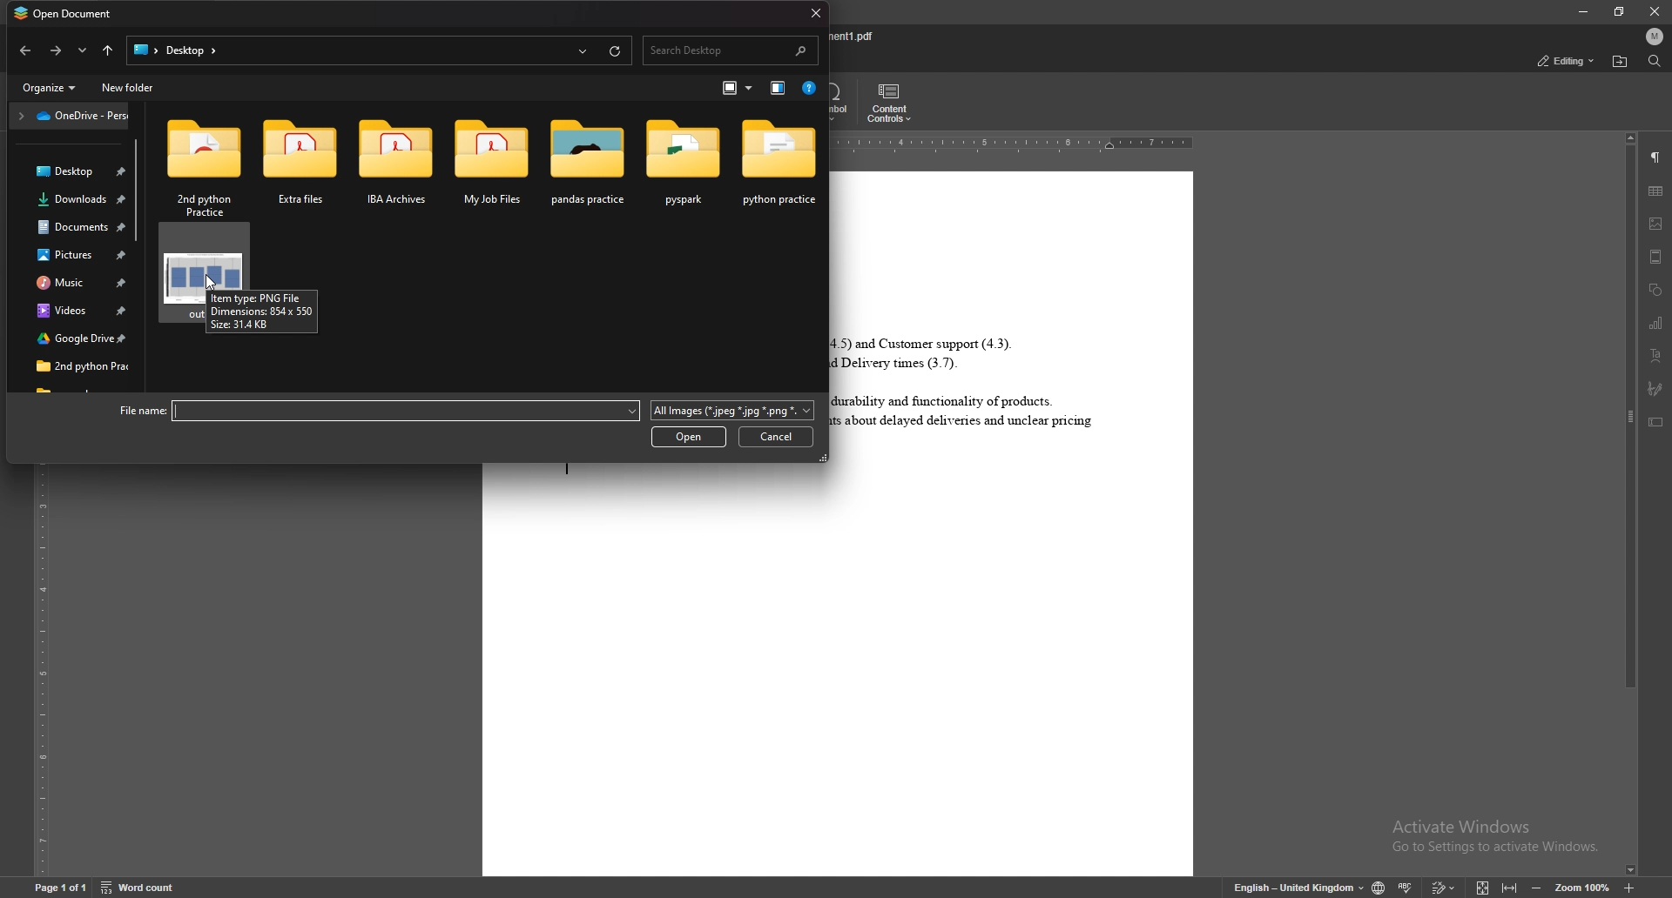  Describe the element at coordinates (1621, 61) in the screenshot. I see `locate file` at that location.